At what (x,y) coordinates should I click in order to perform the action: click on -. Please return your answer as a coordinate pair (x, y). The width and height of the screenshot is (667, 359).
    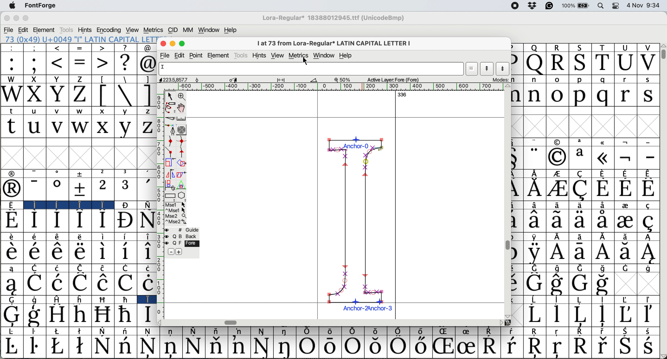
    Looking at the image, I should click on (35, 173).